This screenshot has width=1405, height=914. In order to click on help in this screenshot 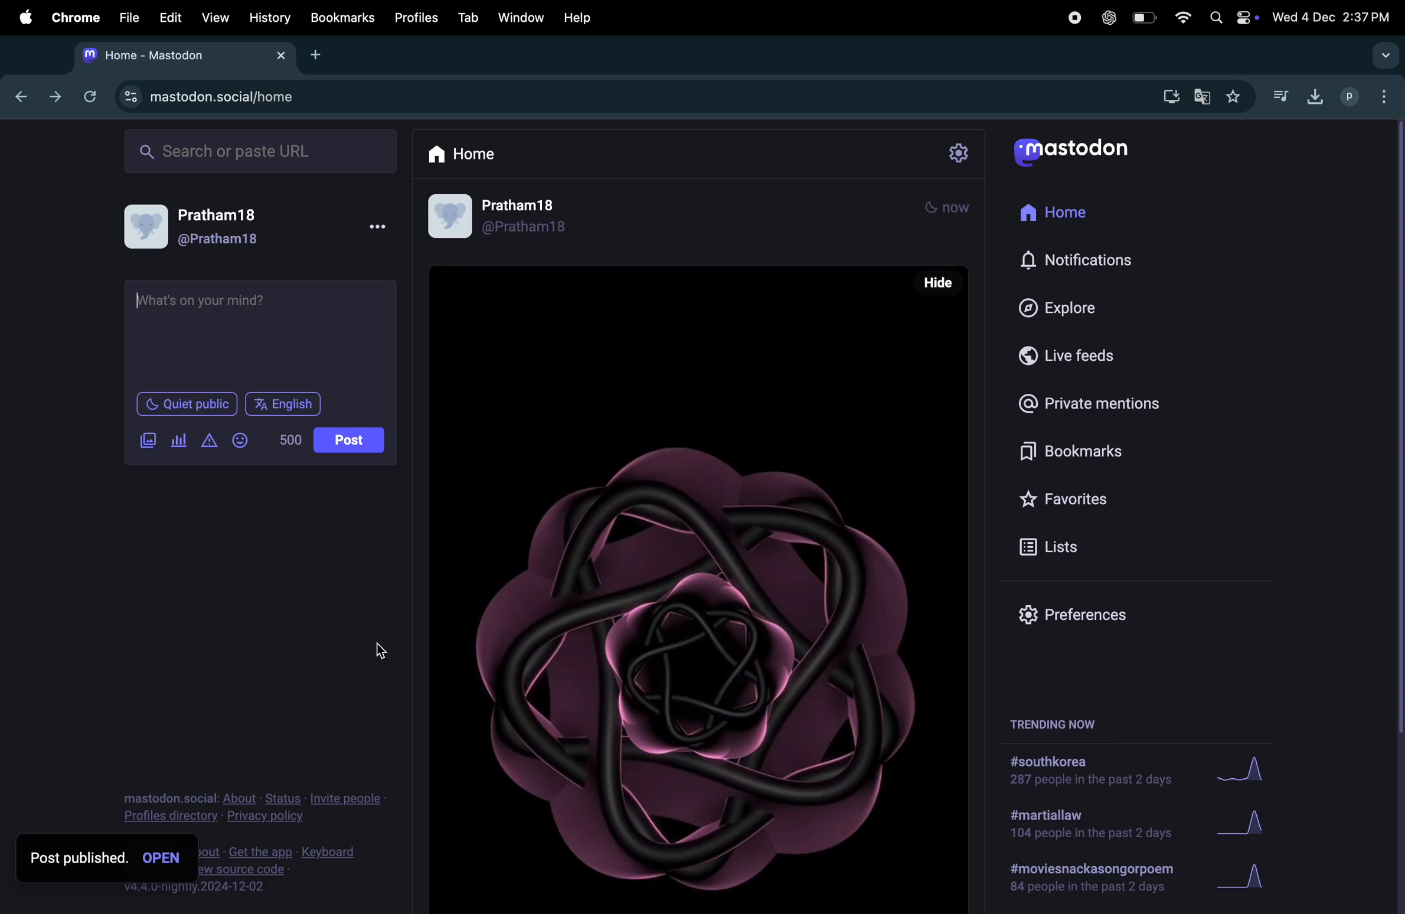, I will do `click(576, 18)`.